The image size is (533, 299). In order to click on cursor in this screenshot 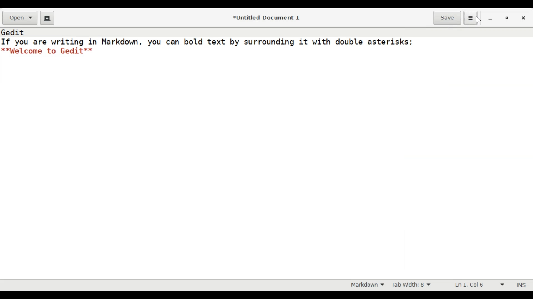, I will do `click(478, 21)`.